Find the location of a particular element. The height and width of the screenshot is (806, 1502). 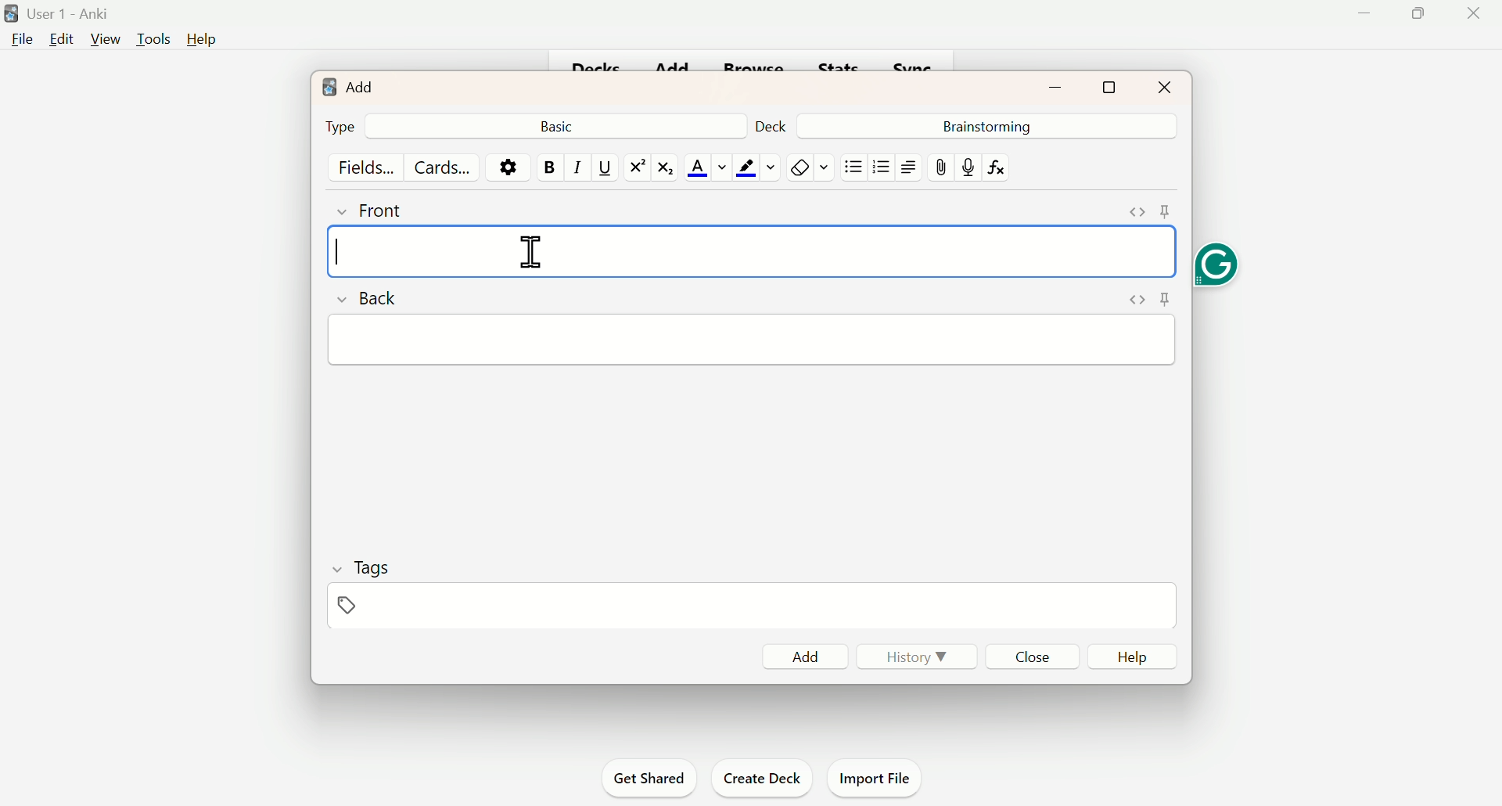

Italiac is located at coordinates (576, 166).